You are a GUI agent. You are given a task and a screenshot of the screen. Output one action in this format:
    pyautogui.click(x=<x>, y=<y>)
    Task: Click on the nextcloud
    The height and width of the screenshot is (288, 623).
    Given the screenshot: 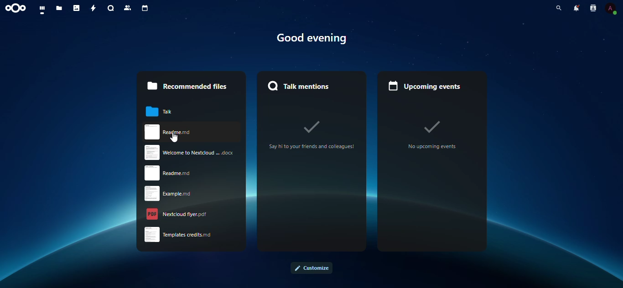 What is the action you would take?
    pyautogui.click(x=18, y=8)
    